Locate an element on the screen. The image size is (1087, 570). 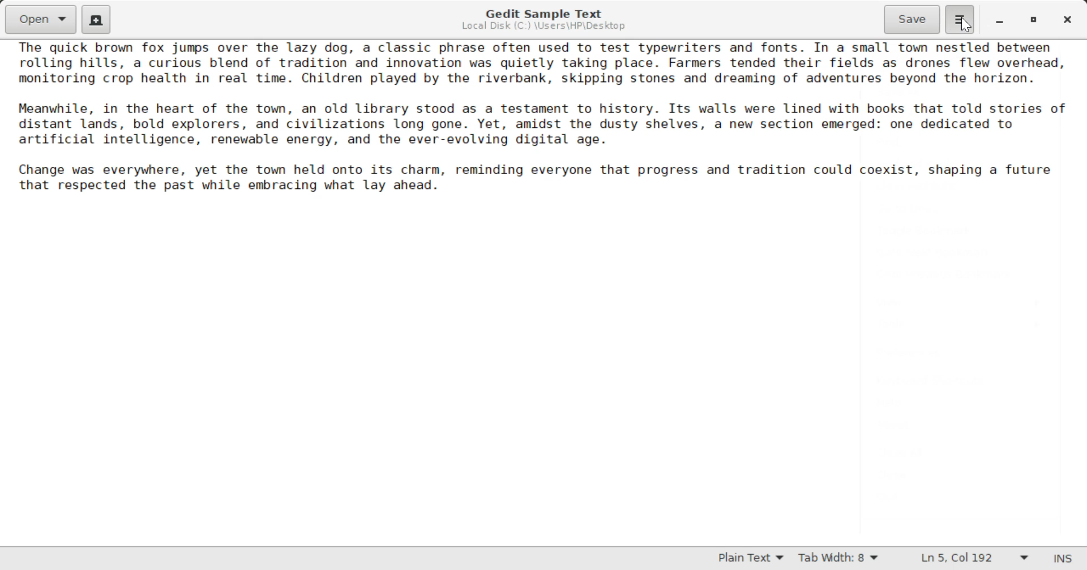
Text Language is located at coordinates (750, 560).